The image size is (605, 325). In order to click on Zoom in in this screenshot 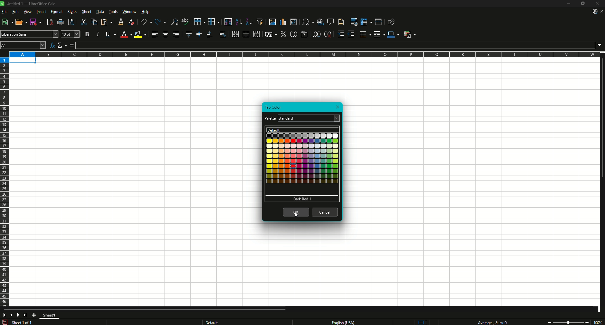, I will do `click(587, 322)`.